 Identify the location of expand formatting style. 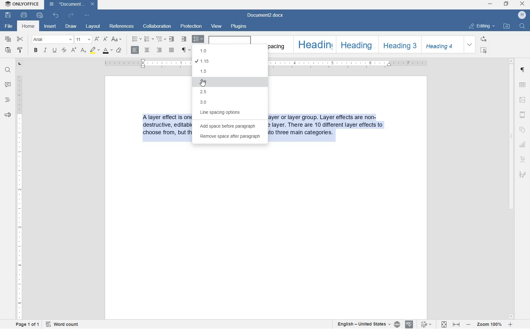
(470, 45).